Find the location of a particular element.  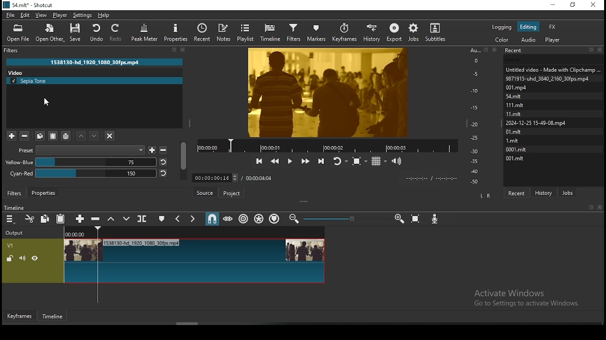

L R is located at coordinates (486, 195).